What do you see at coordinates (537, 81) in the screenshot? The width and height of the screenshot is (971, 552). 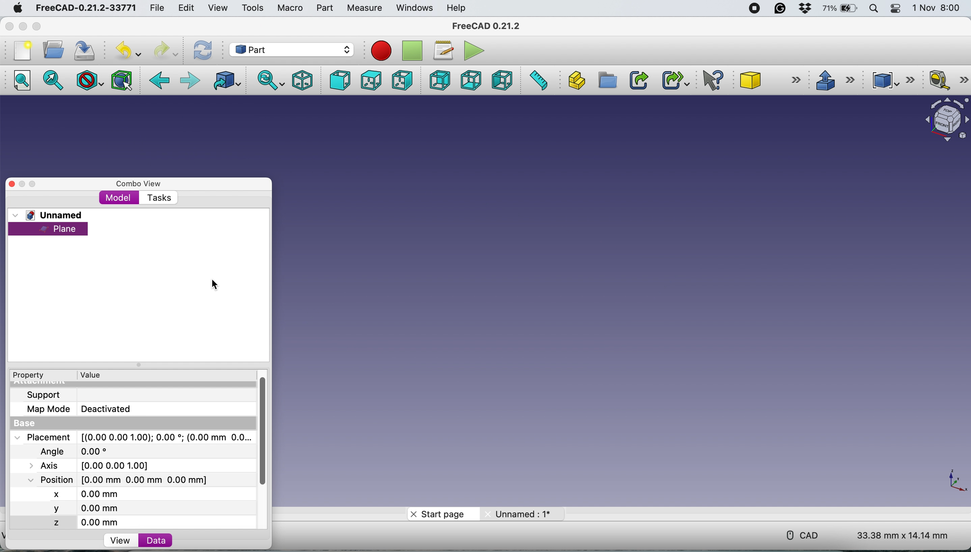 I see `measure distance` at bounding box center [537, 81].